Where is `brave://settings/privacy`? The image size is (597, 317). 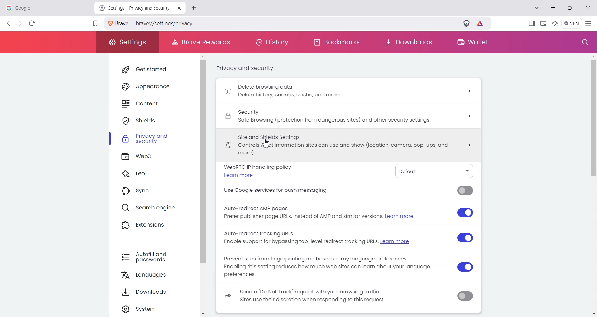 brave://settings/privacy is located at coordinates (166, 23).